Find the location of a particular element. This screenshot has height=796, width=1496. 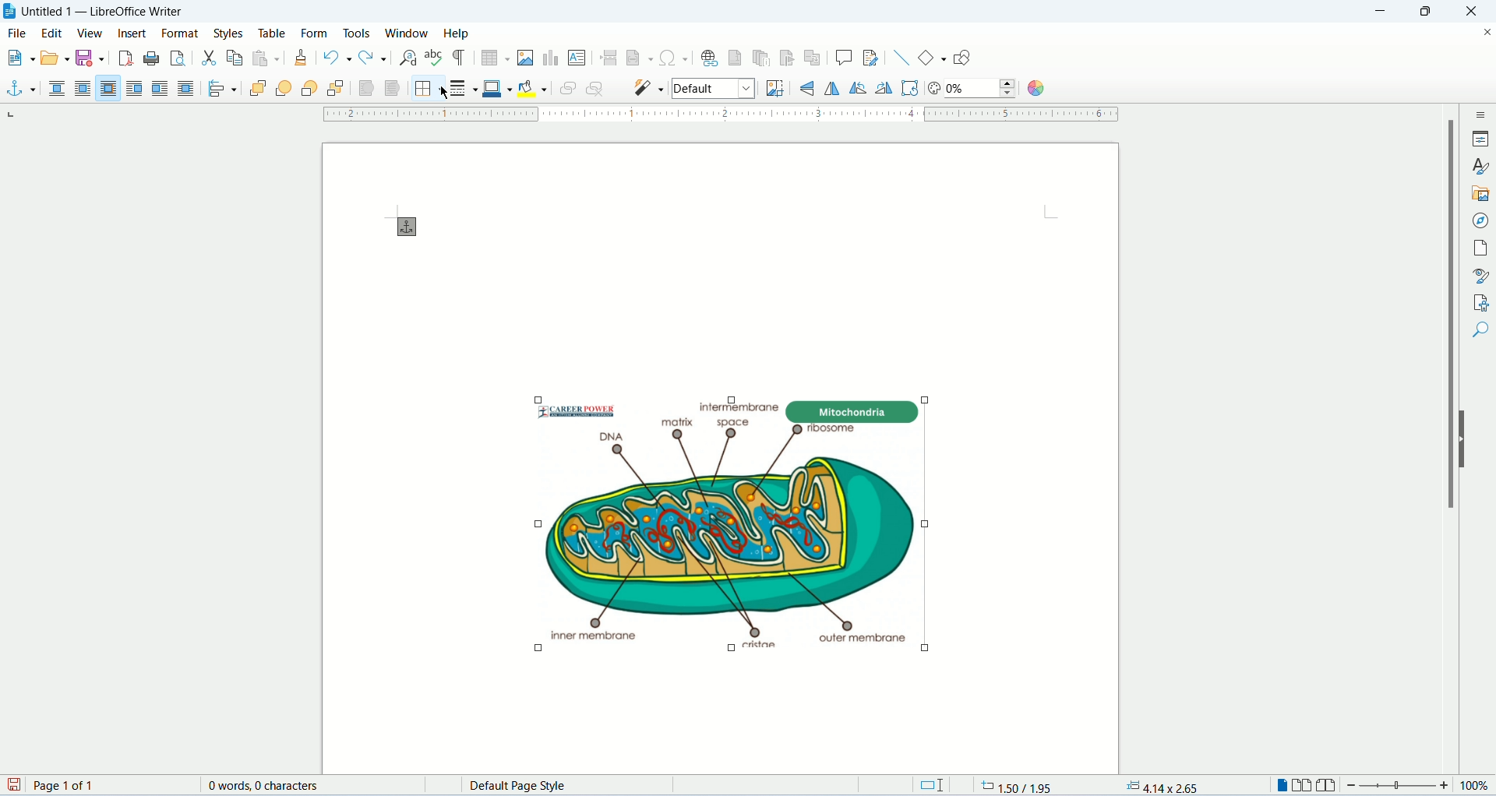

insert chart is located at coordinates (550, 58).